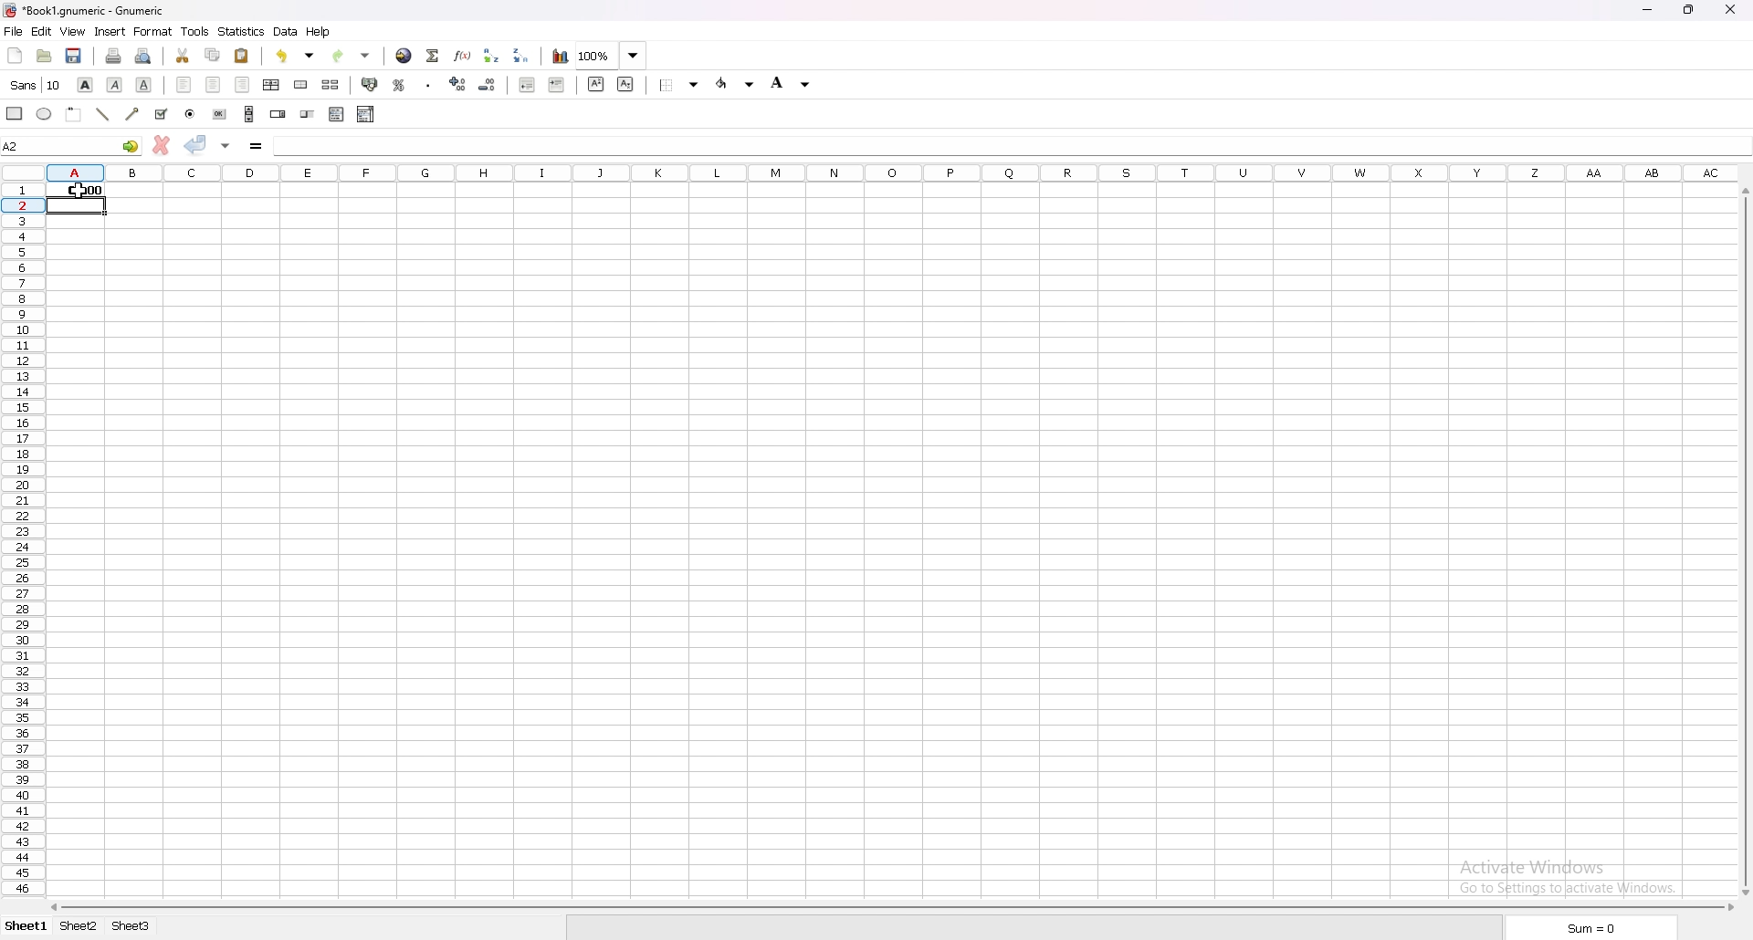 This screenshot has width=1753, height=940. What do you see at coordinates (1688, 11) in the screenshot?
I see `resize` at bounding box center [1688, 11].